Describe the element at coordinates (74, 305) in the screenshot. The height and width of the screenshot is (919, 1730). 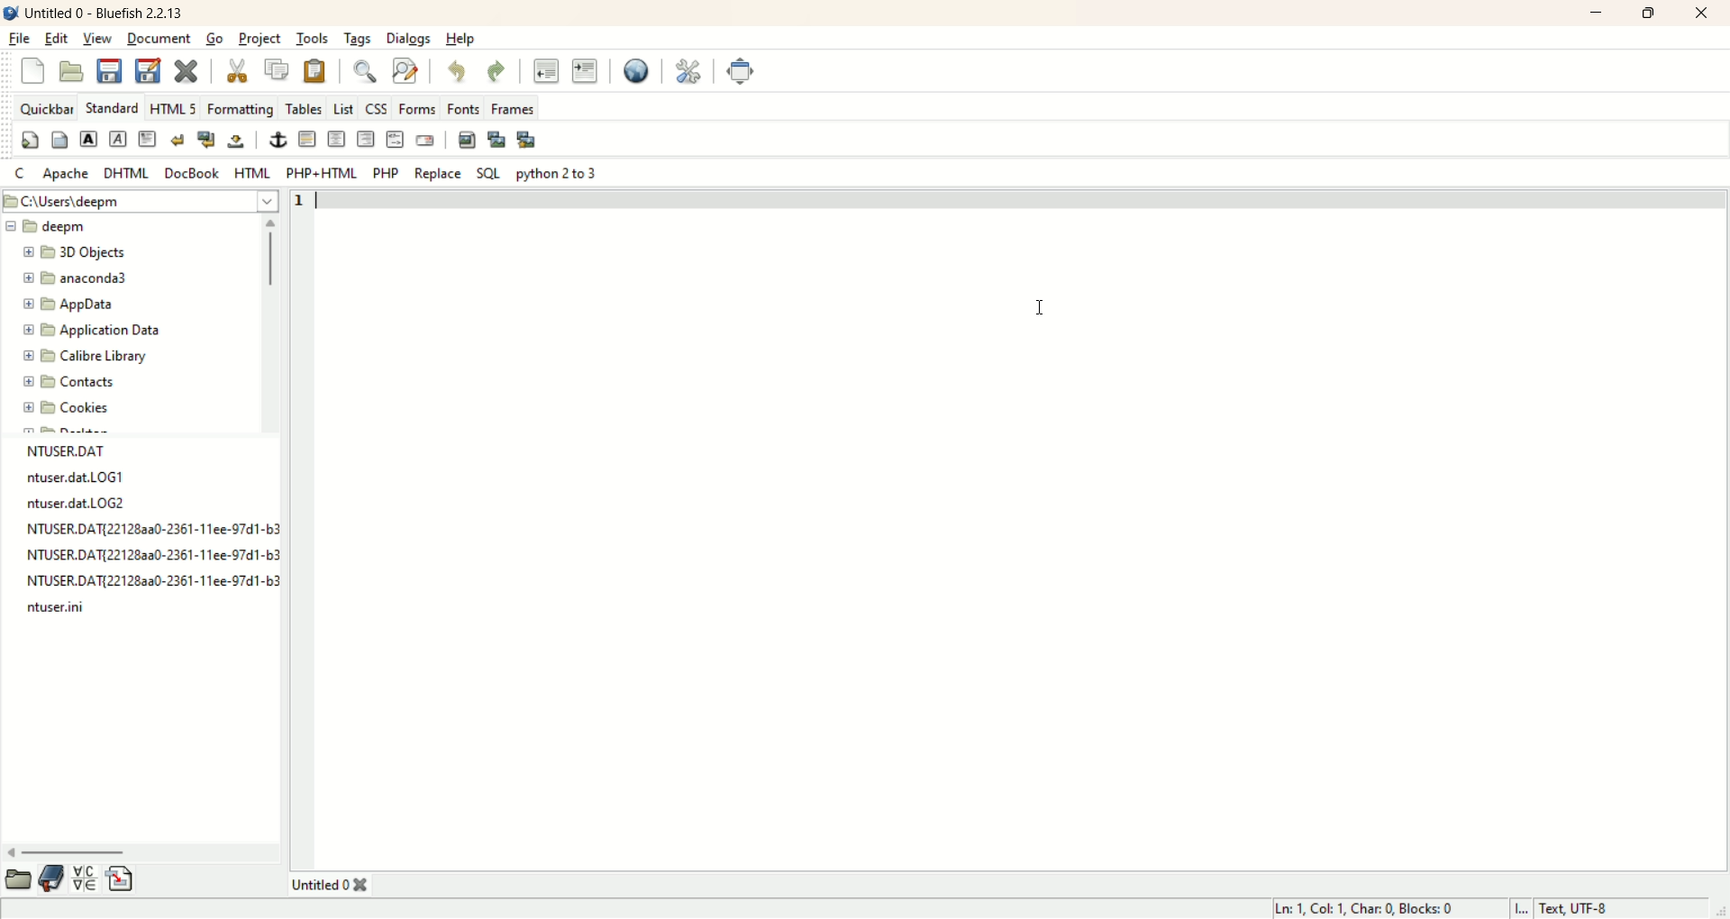
I see `appdata` at that location.